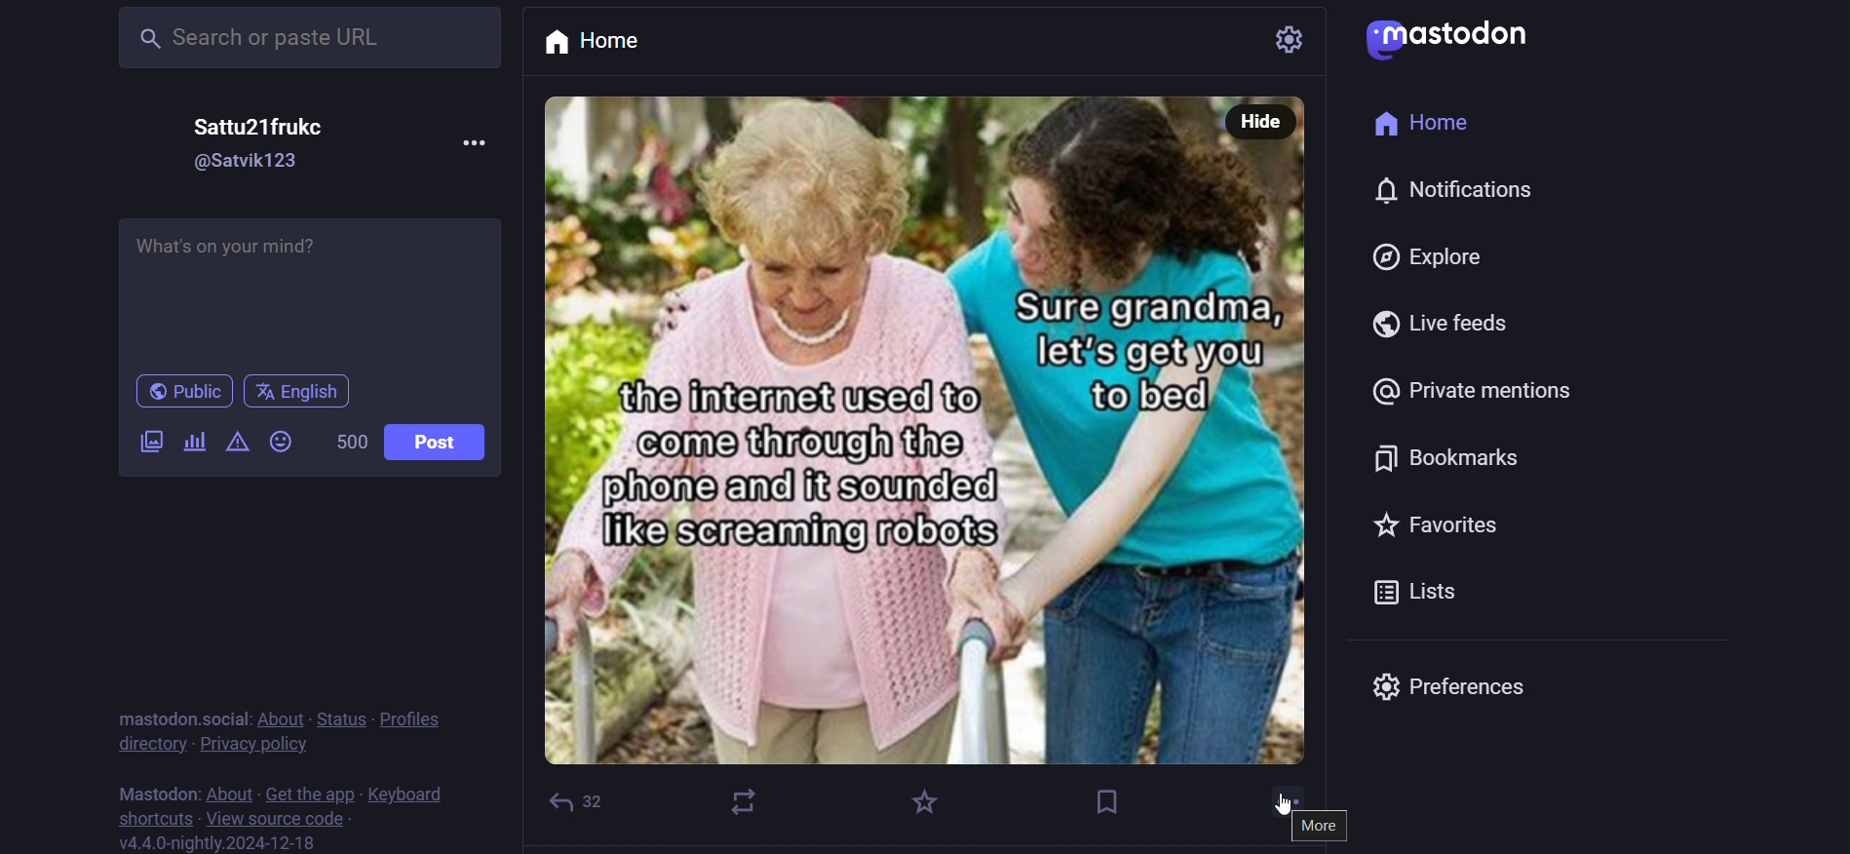 This screenshot has height=854, width=1850. Describe the element at coordinates (1402, 587) in the screenshot. I see `lists` at that location.